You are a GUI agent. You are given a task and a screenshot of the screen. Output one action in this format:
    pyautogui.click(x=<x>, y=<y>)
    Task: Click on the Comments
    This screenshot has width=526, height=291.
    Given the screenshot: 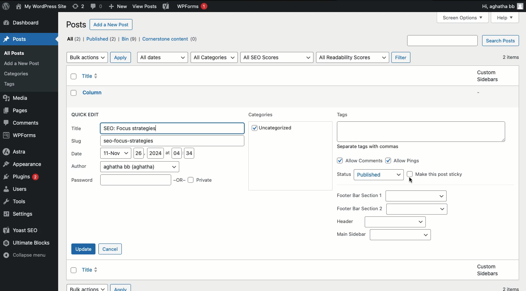 What is the action you would take?
    pyautogui.click(x=97, y=7)
    